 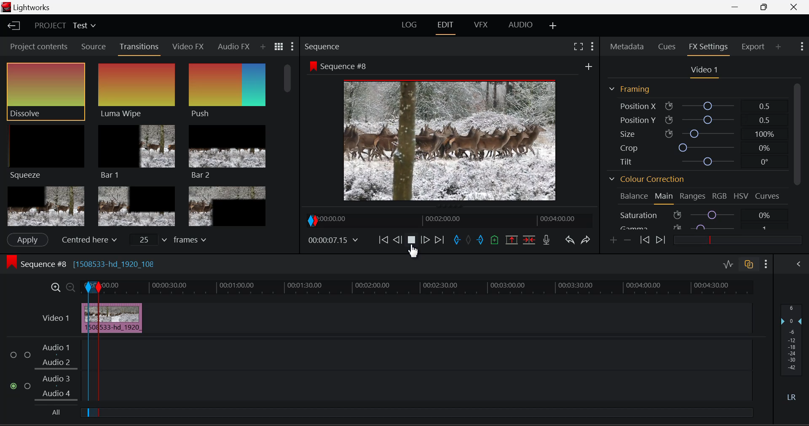 I want to click on Timeline Zoom In, so click(x=56, y=287).